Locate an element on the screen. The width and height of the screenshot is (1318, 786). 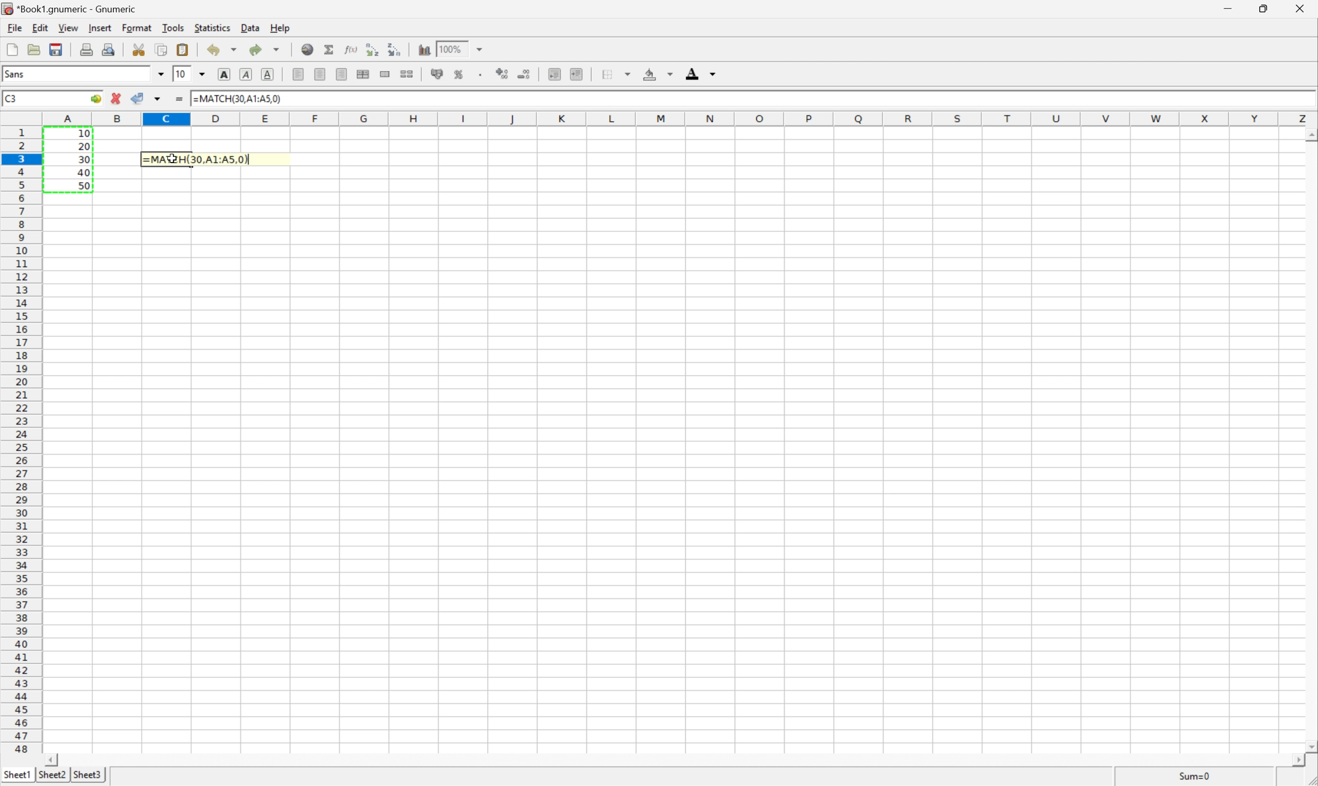
Sum=10 is located at coordinates (1189, 776).